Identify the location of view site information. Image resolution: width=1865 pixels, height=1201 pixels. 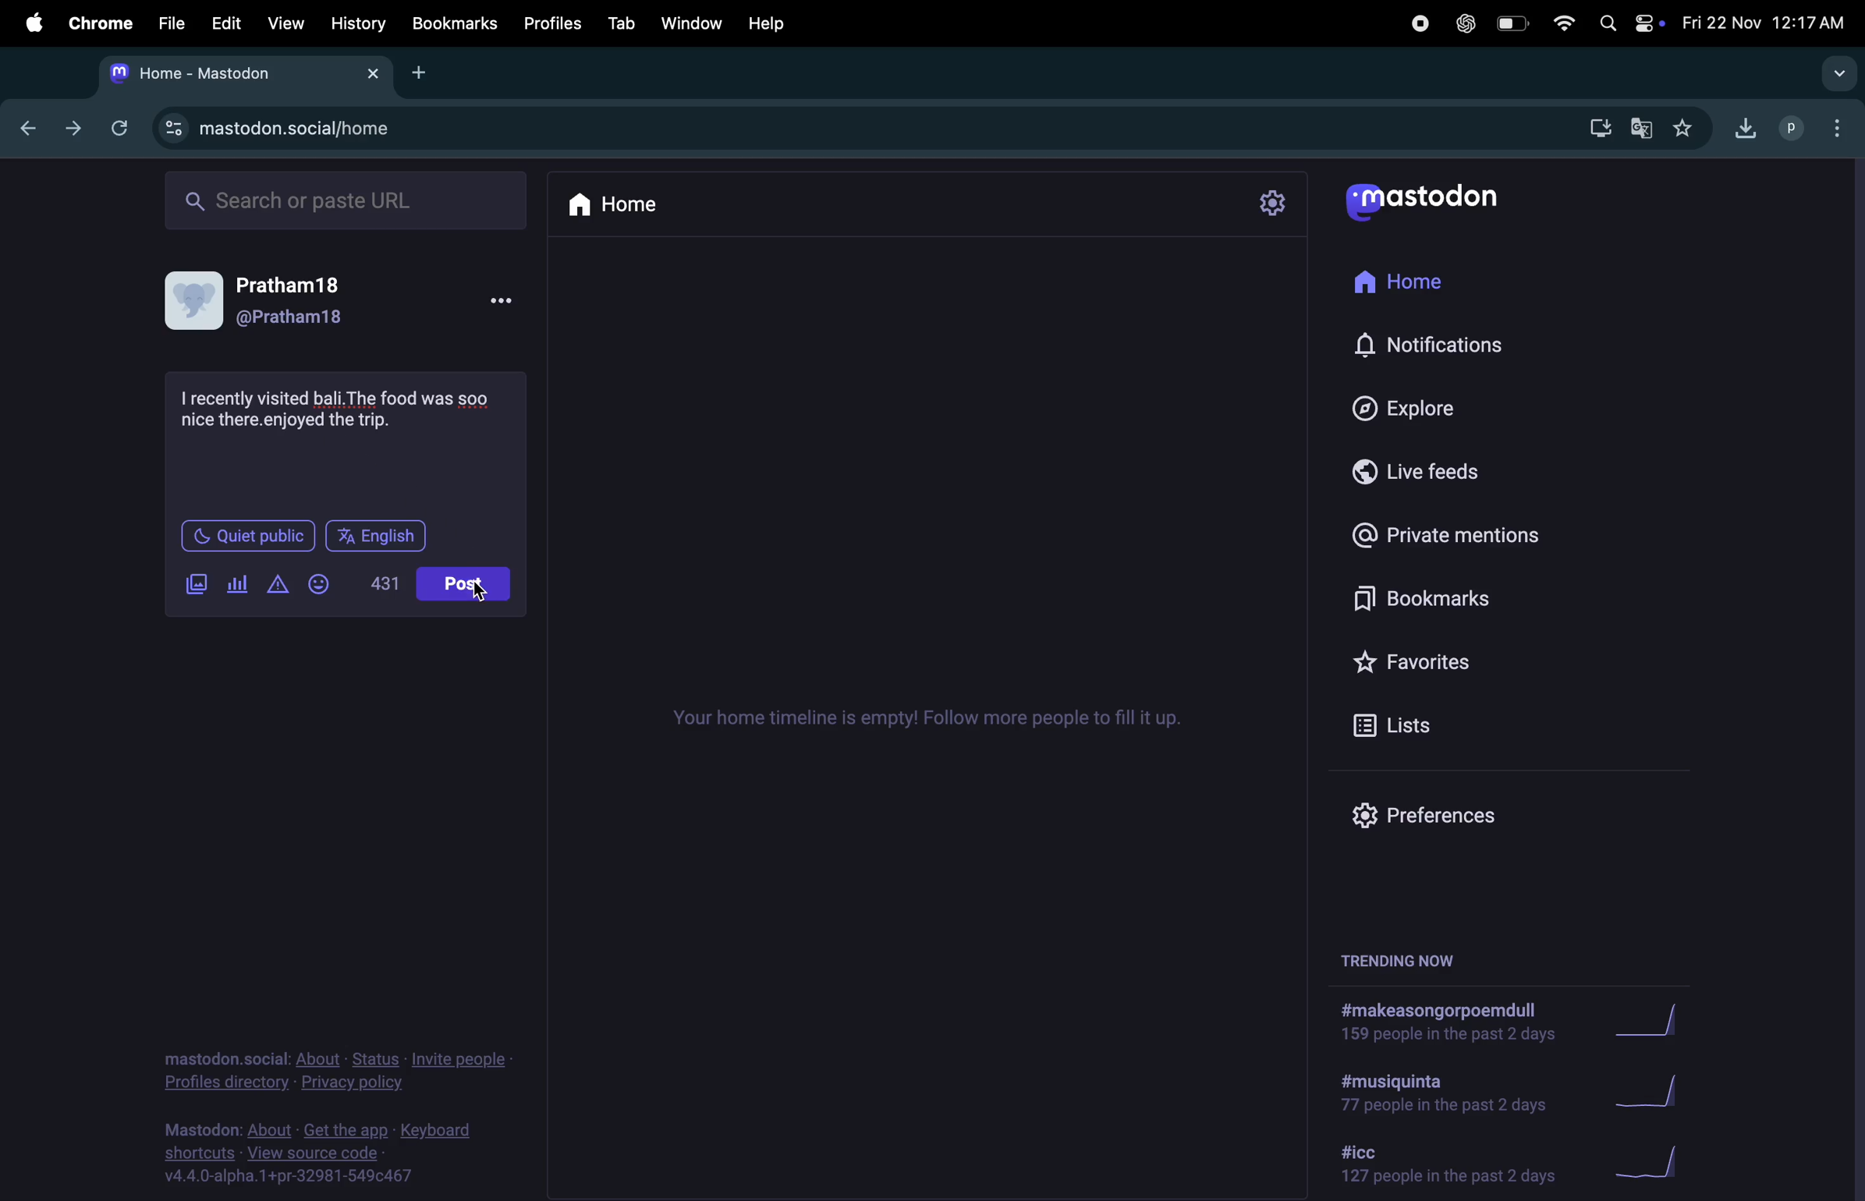
(168, 127).